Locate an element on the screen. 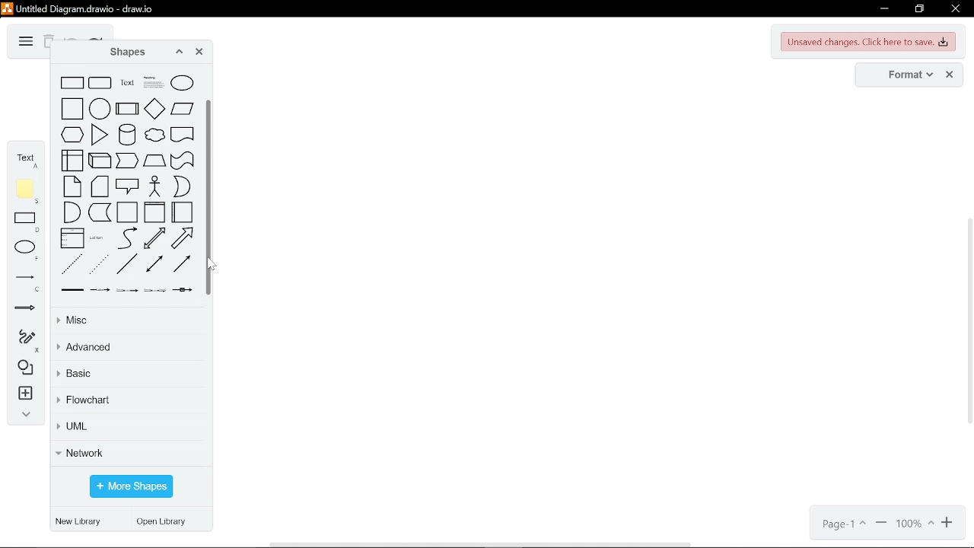 This screenshot has width=974, height=548. diagram is located at coordinates (24, 42).